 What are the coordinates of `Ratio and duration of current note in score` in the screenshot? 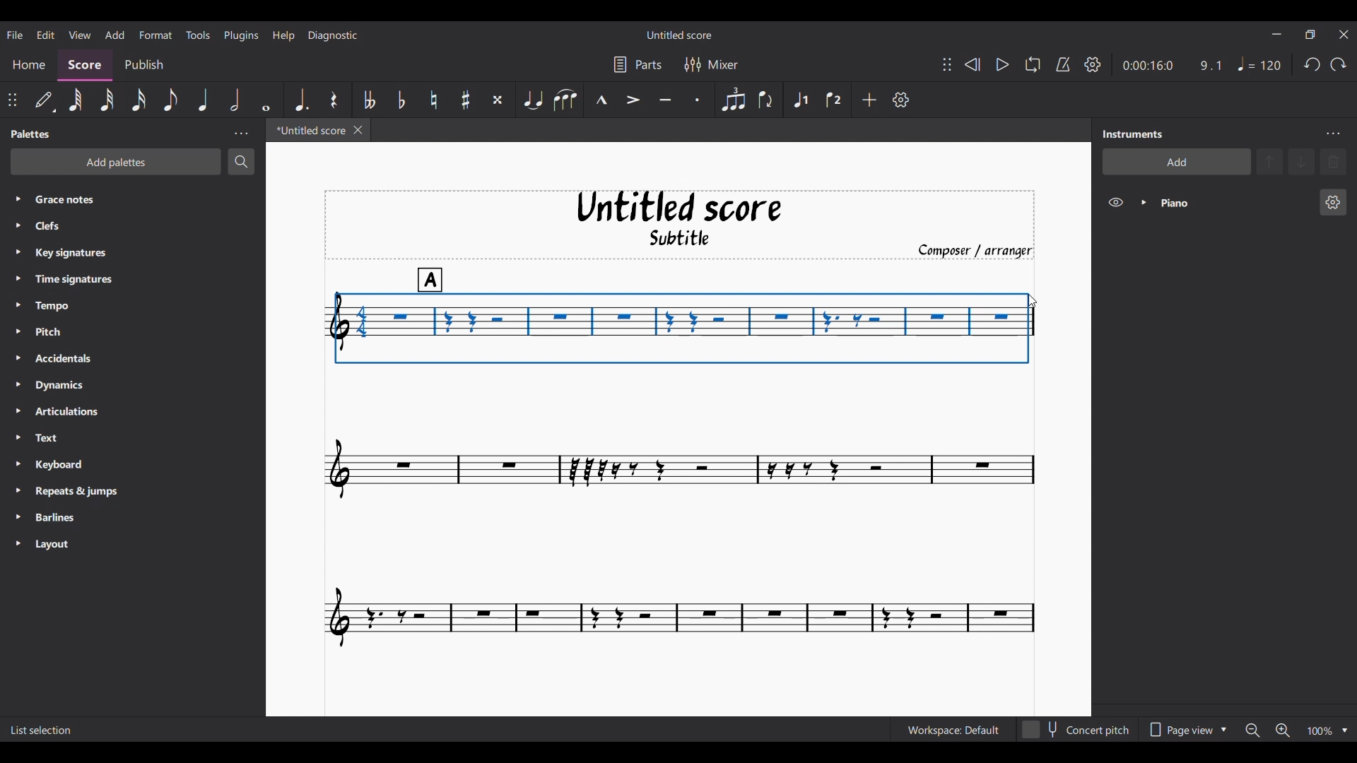 It's located at (1172, 65).